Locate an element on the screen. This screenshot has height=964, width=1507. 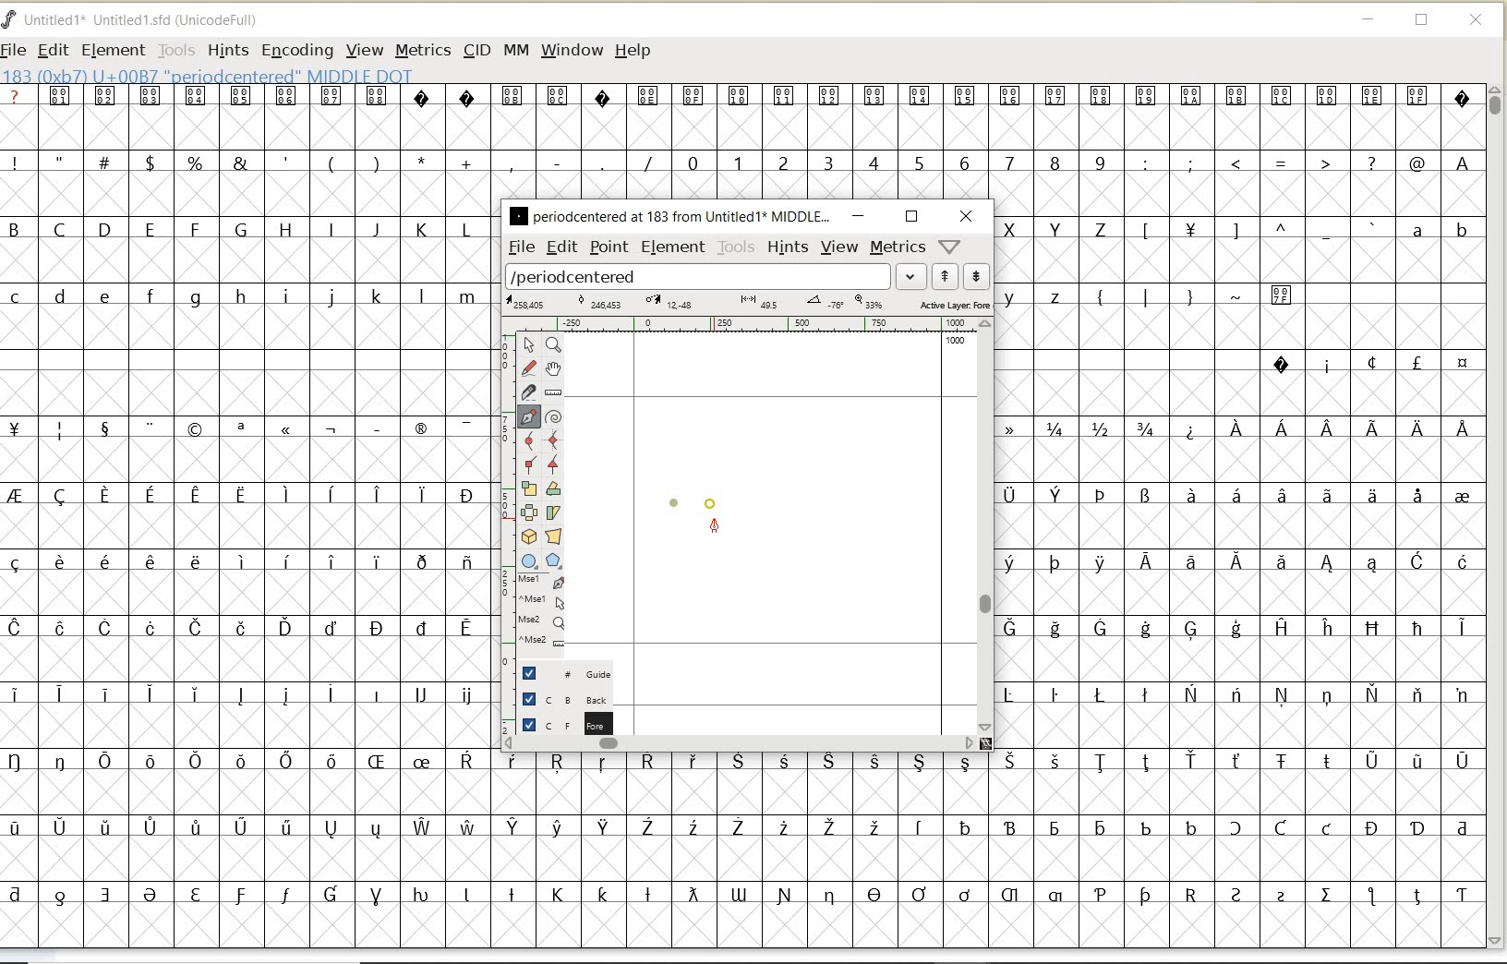
MM is located at coordinates (516, 51).